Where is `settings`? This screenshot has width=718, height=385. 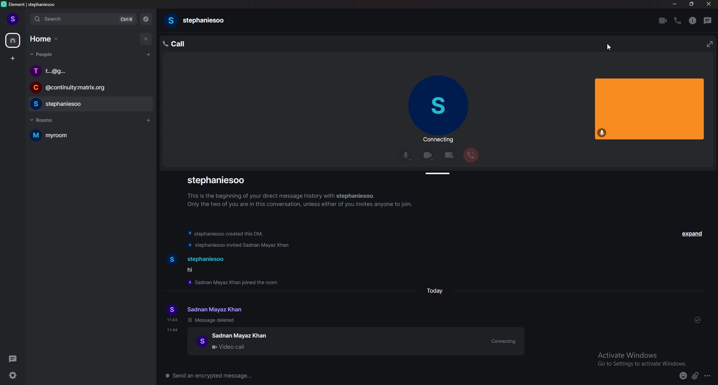
settings is located at coordinates (13, 376).